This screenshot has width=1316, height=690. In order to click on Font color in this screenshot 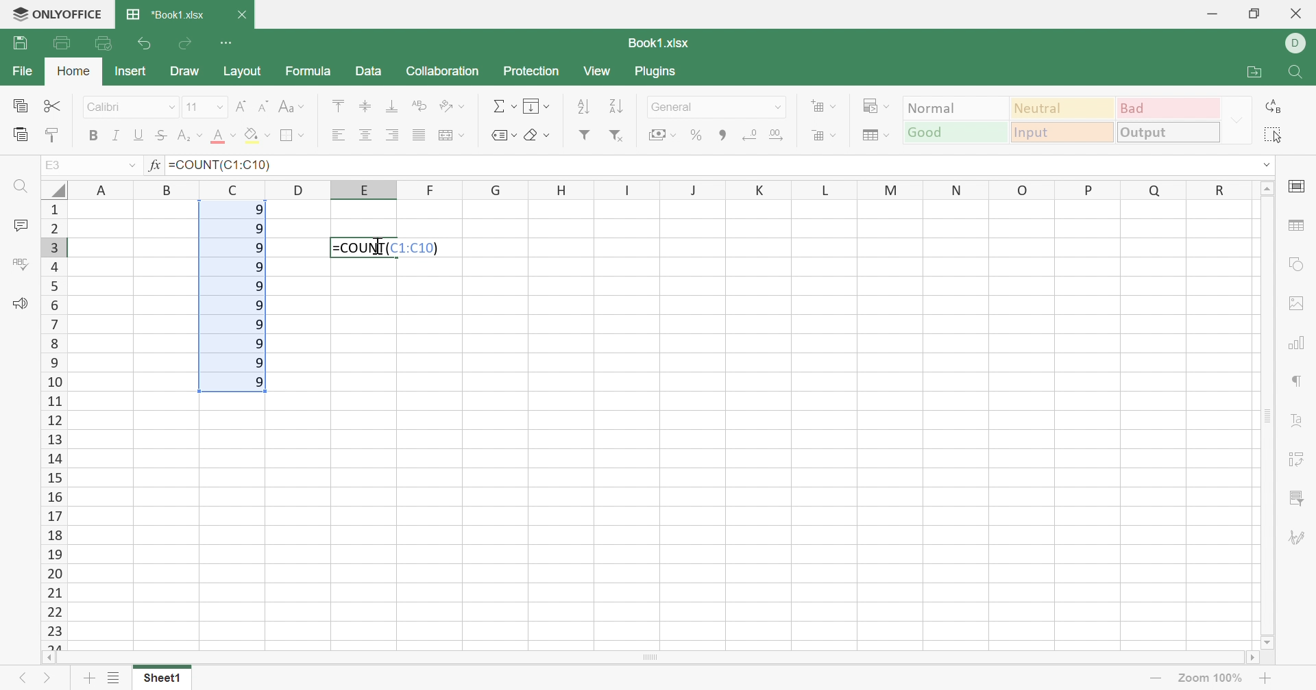, I will do `click(223, 138)`.